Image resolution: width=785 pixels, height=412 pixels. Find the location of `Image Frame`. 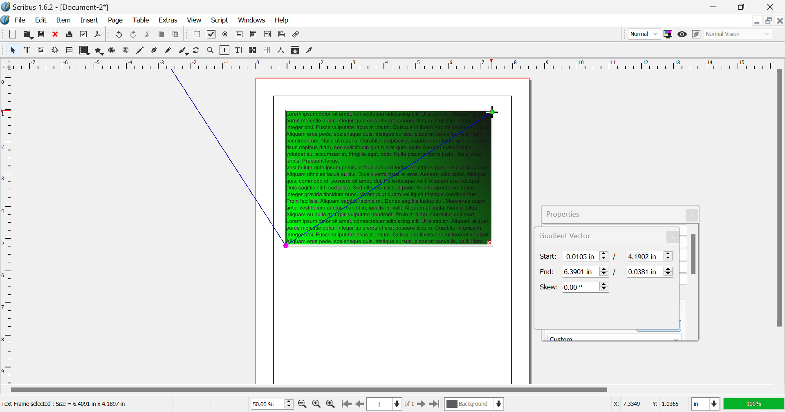

Image Frame is located at coordinates (41, 50).